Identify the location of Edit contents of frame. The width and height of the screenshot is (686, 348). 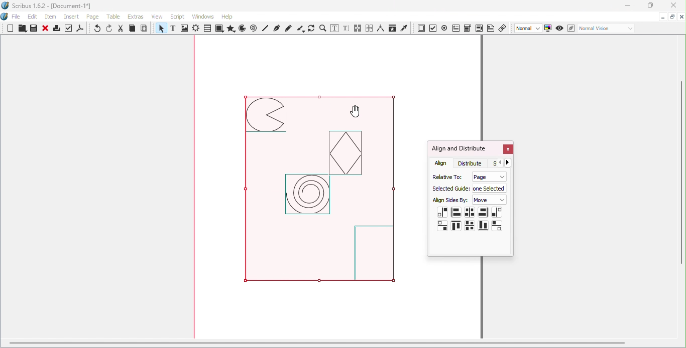
(334, 28).